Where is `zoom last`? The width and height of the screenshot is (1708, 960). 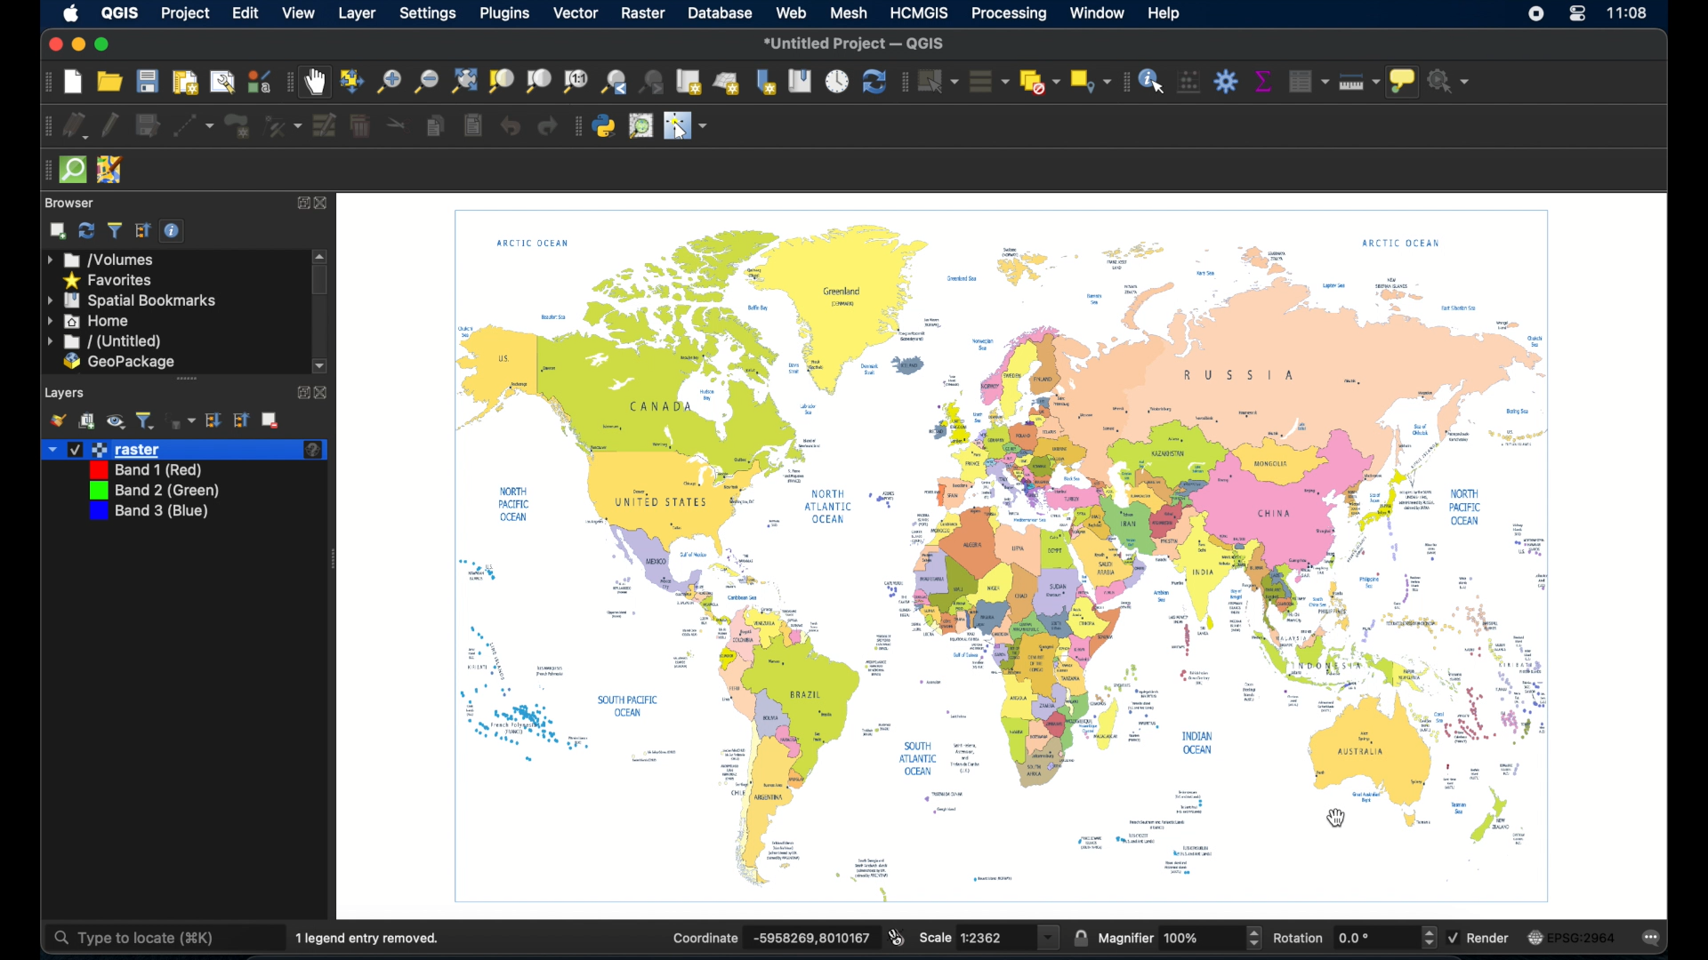
zoom last is located at coordinates (615, 81).